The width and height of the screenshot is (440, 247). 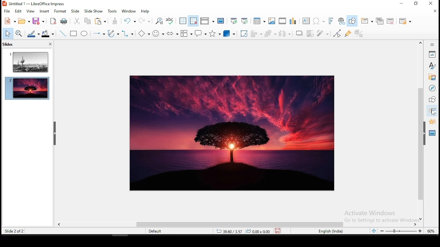 I want to click on show gluepoint functions, so click(x=348, y=34).